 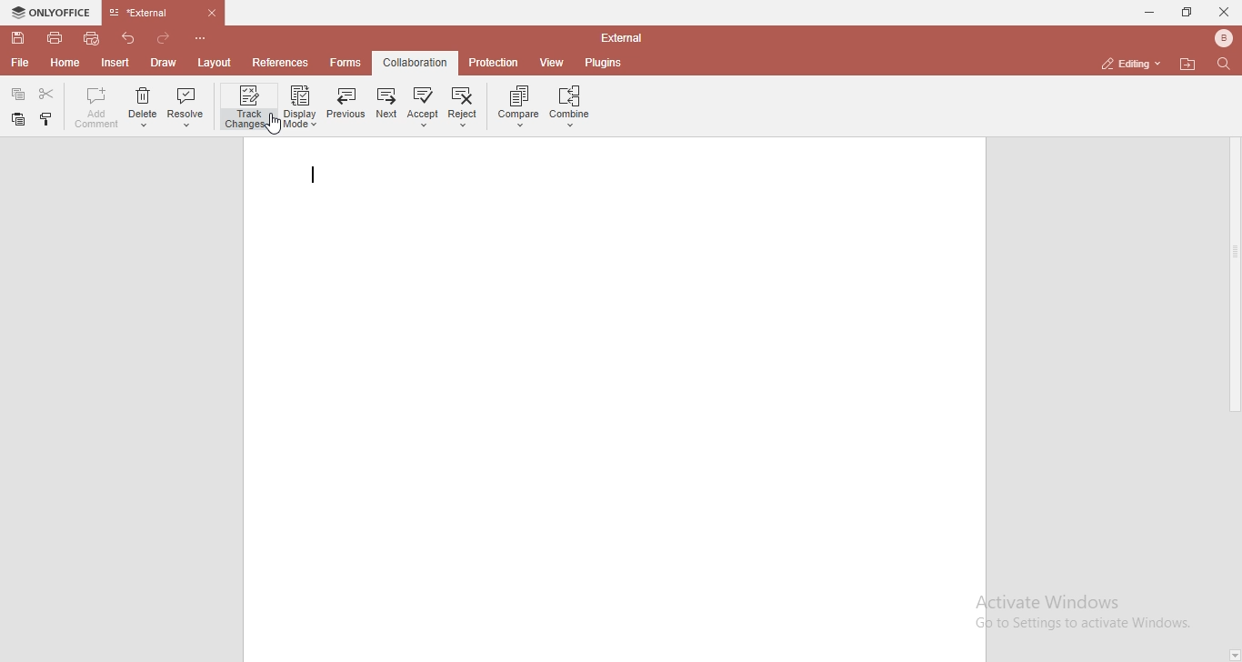 I want to click on draw, so click(x=165, y=62).